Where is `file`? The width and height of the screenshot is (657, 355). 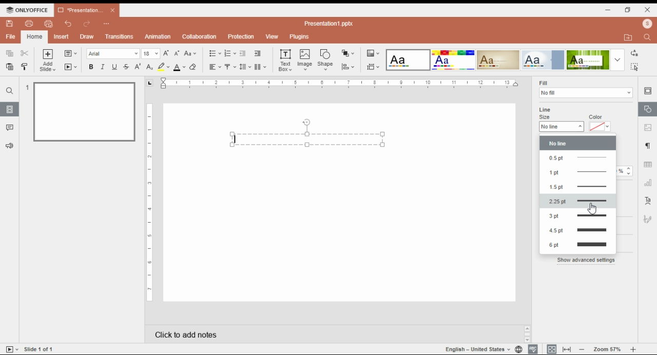
file is located at coordinates (10, 36).